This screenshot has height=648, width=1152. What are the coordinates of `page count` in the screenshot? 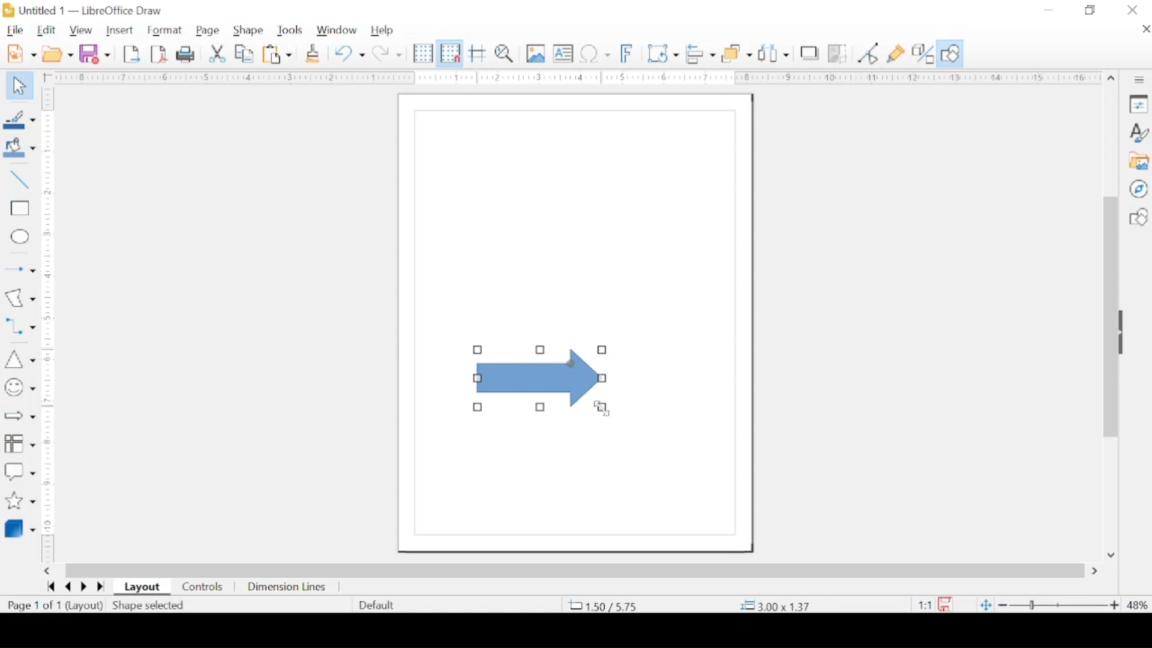 It's located at (37, 605).